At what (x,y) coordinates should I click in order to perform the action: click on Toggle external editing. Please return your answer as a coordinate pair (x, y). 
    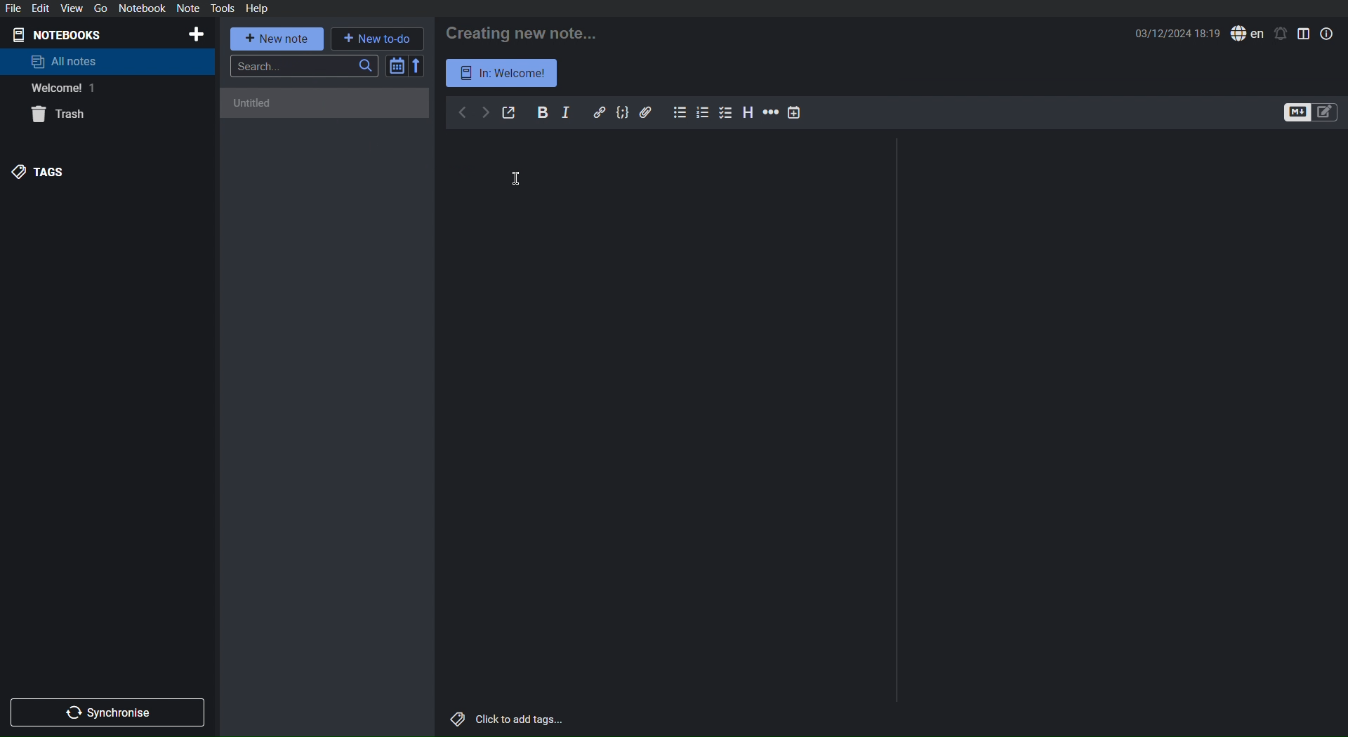
    Looking at the image, I should click on (510, 113).